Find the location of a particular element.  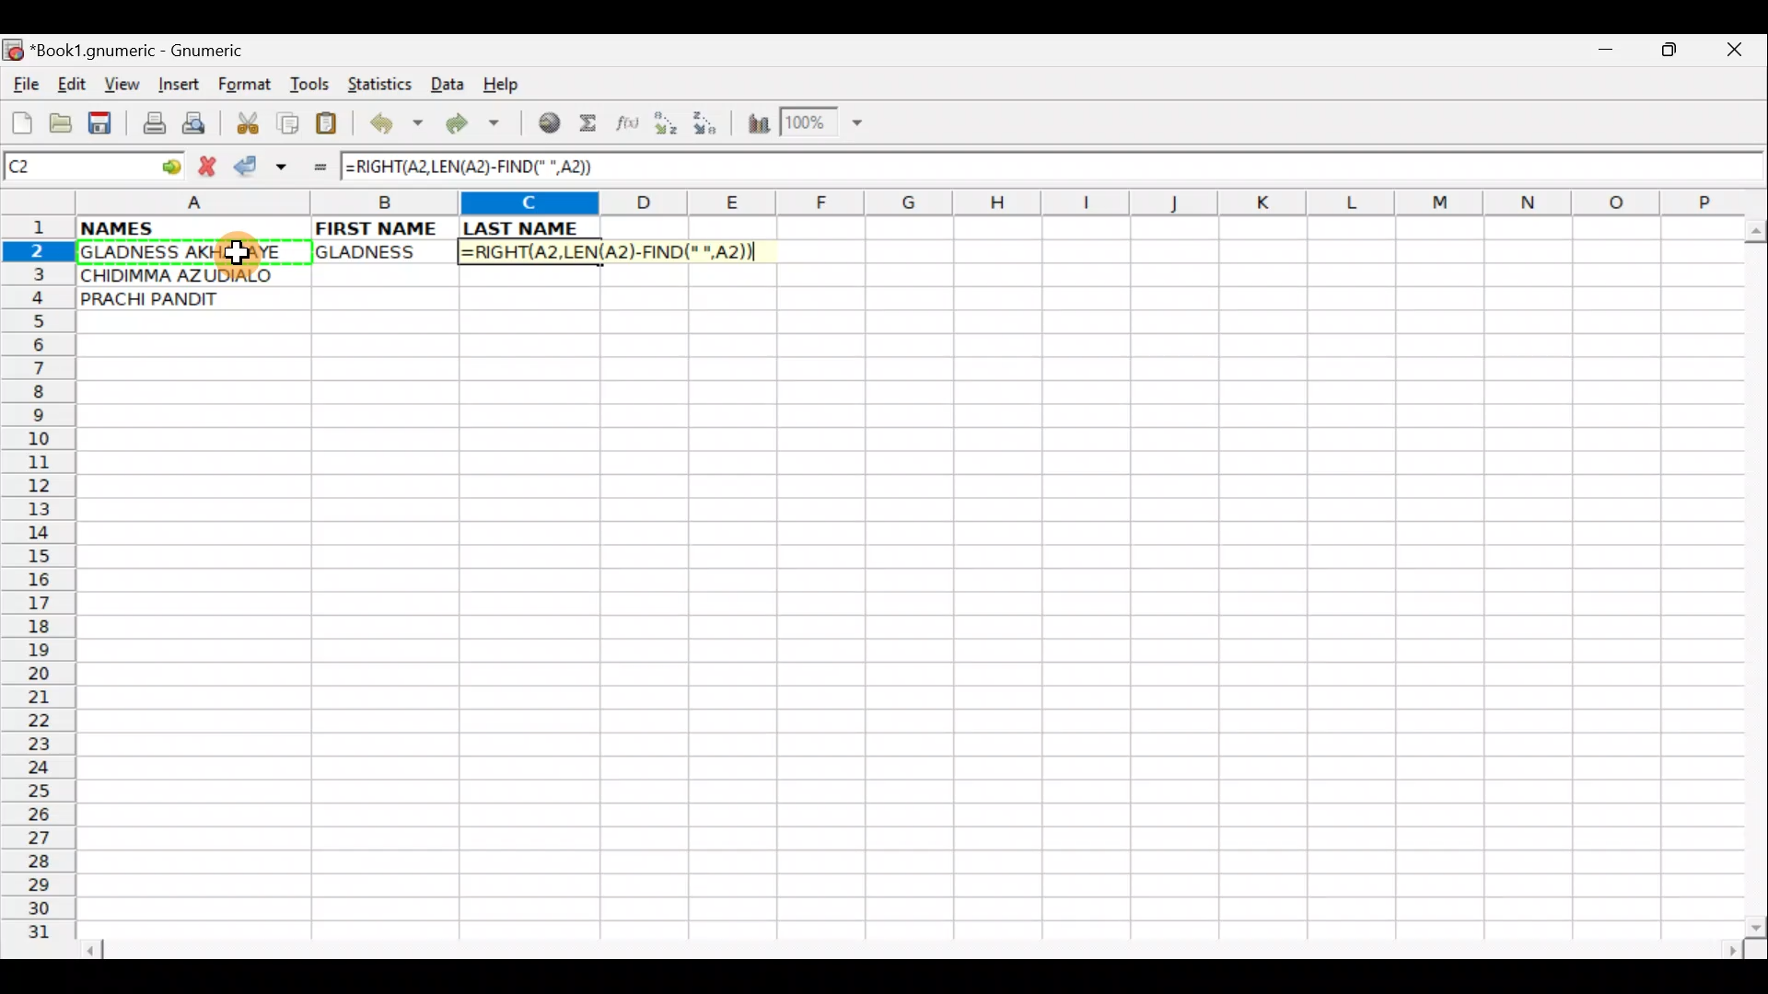

*Book1.gnumeric - Gnumeric is located at coordinates (154, 51).